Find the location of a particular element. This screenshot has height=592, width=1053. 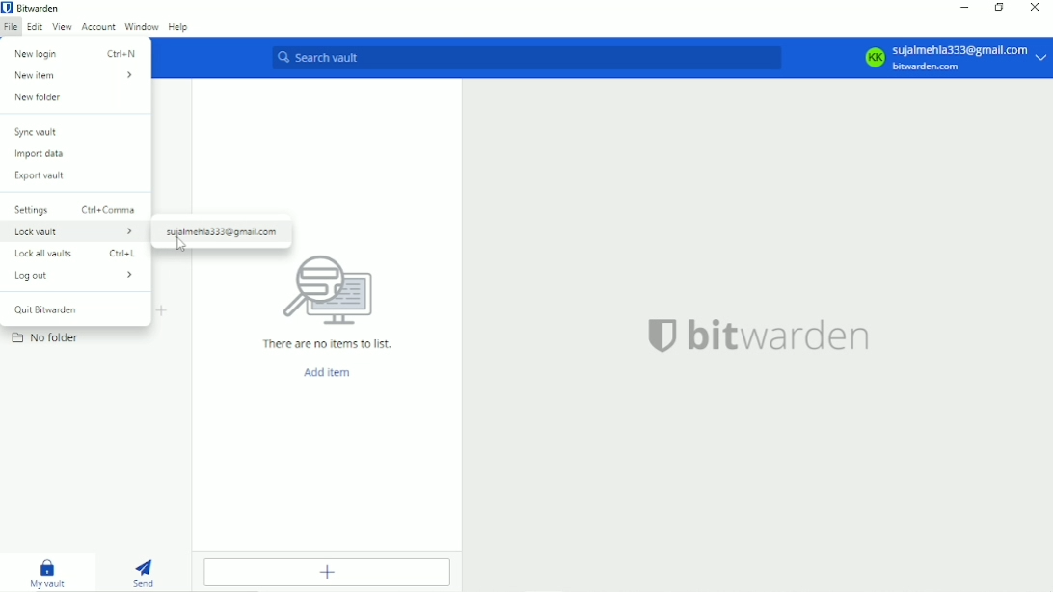

Send is located at coordinates (145, 572).